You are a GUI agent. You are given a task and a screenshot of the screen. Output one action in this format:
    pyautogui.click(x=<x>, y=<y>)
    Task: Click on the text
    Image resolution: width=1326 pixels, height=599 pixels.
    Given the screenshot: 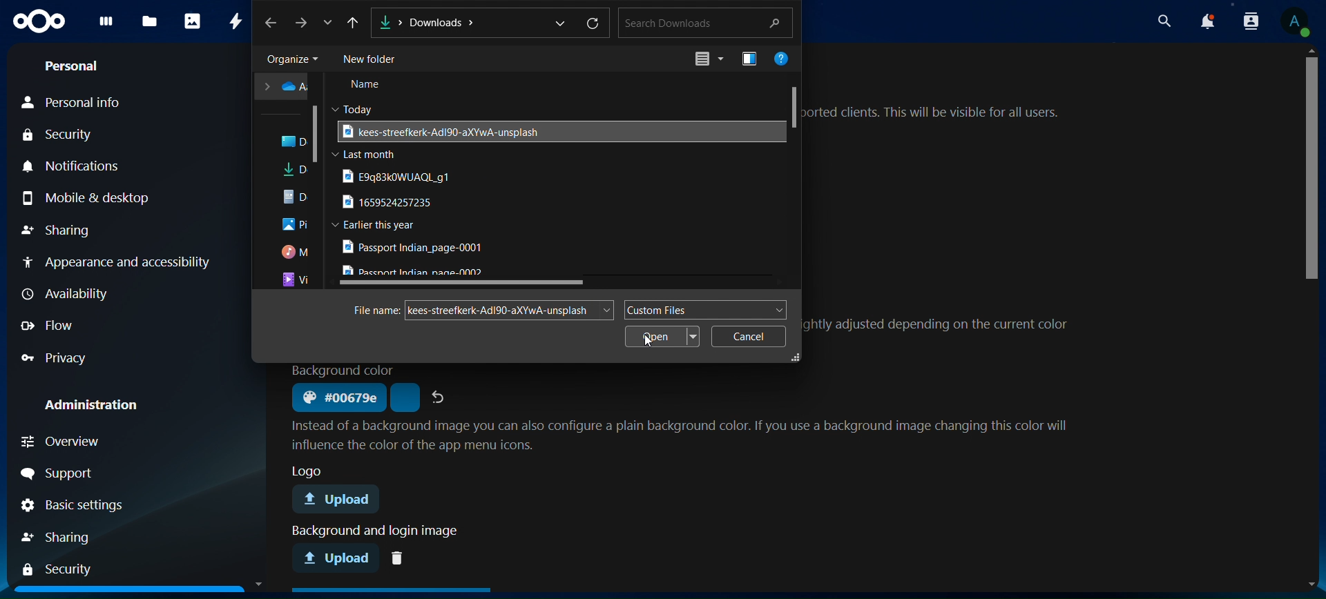 What is the action you would take?
    pyautogui.click(x=311, y=471)
    